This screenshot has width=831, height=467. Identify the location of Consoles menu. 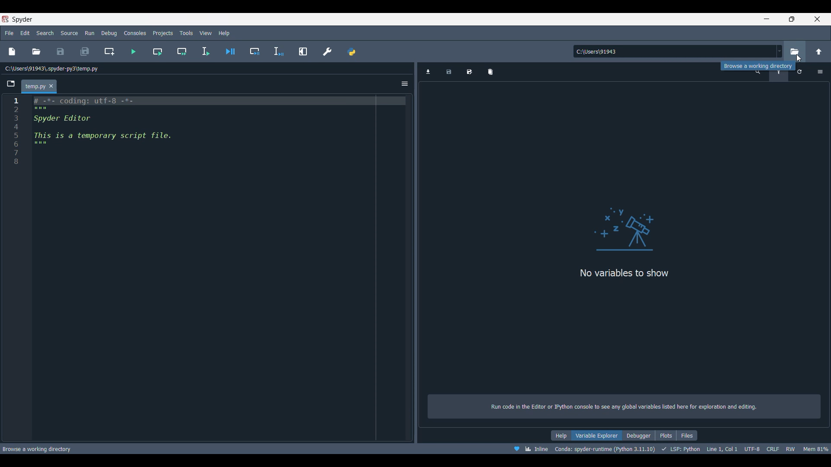
(135, 33).